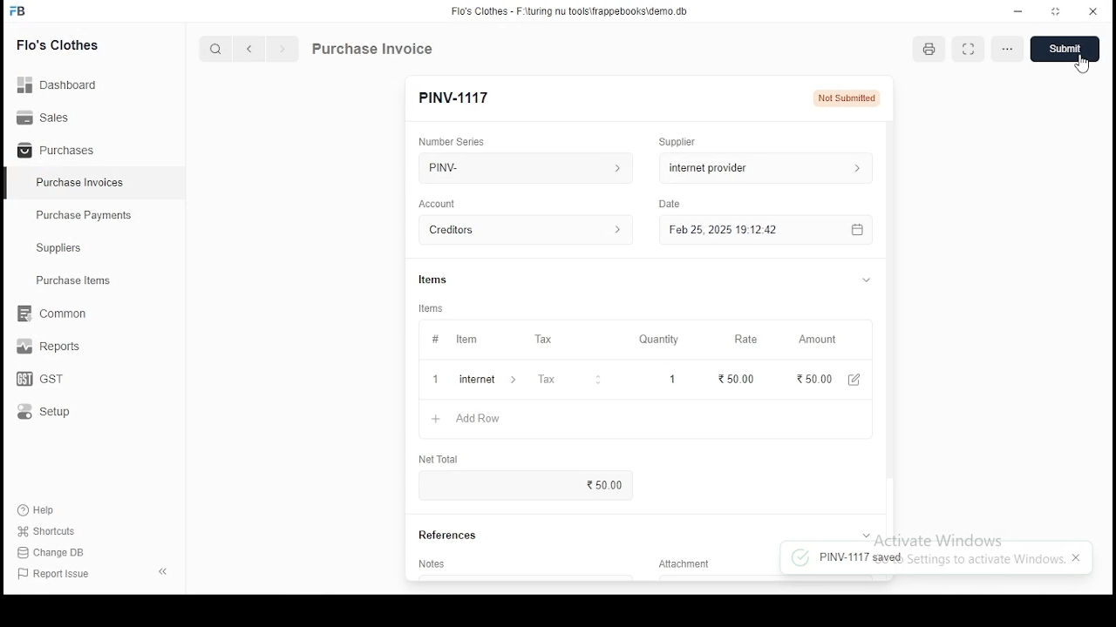  I want to click on amount, so click(816, 340).